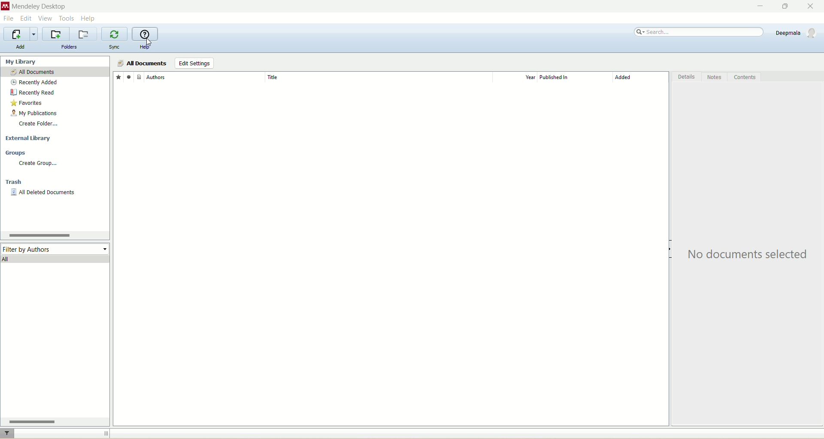 This screenshot has width=824, height=439. I want to click on title, so click(379, 76).